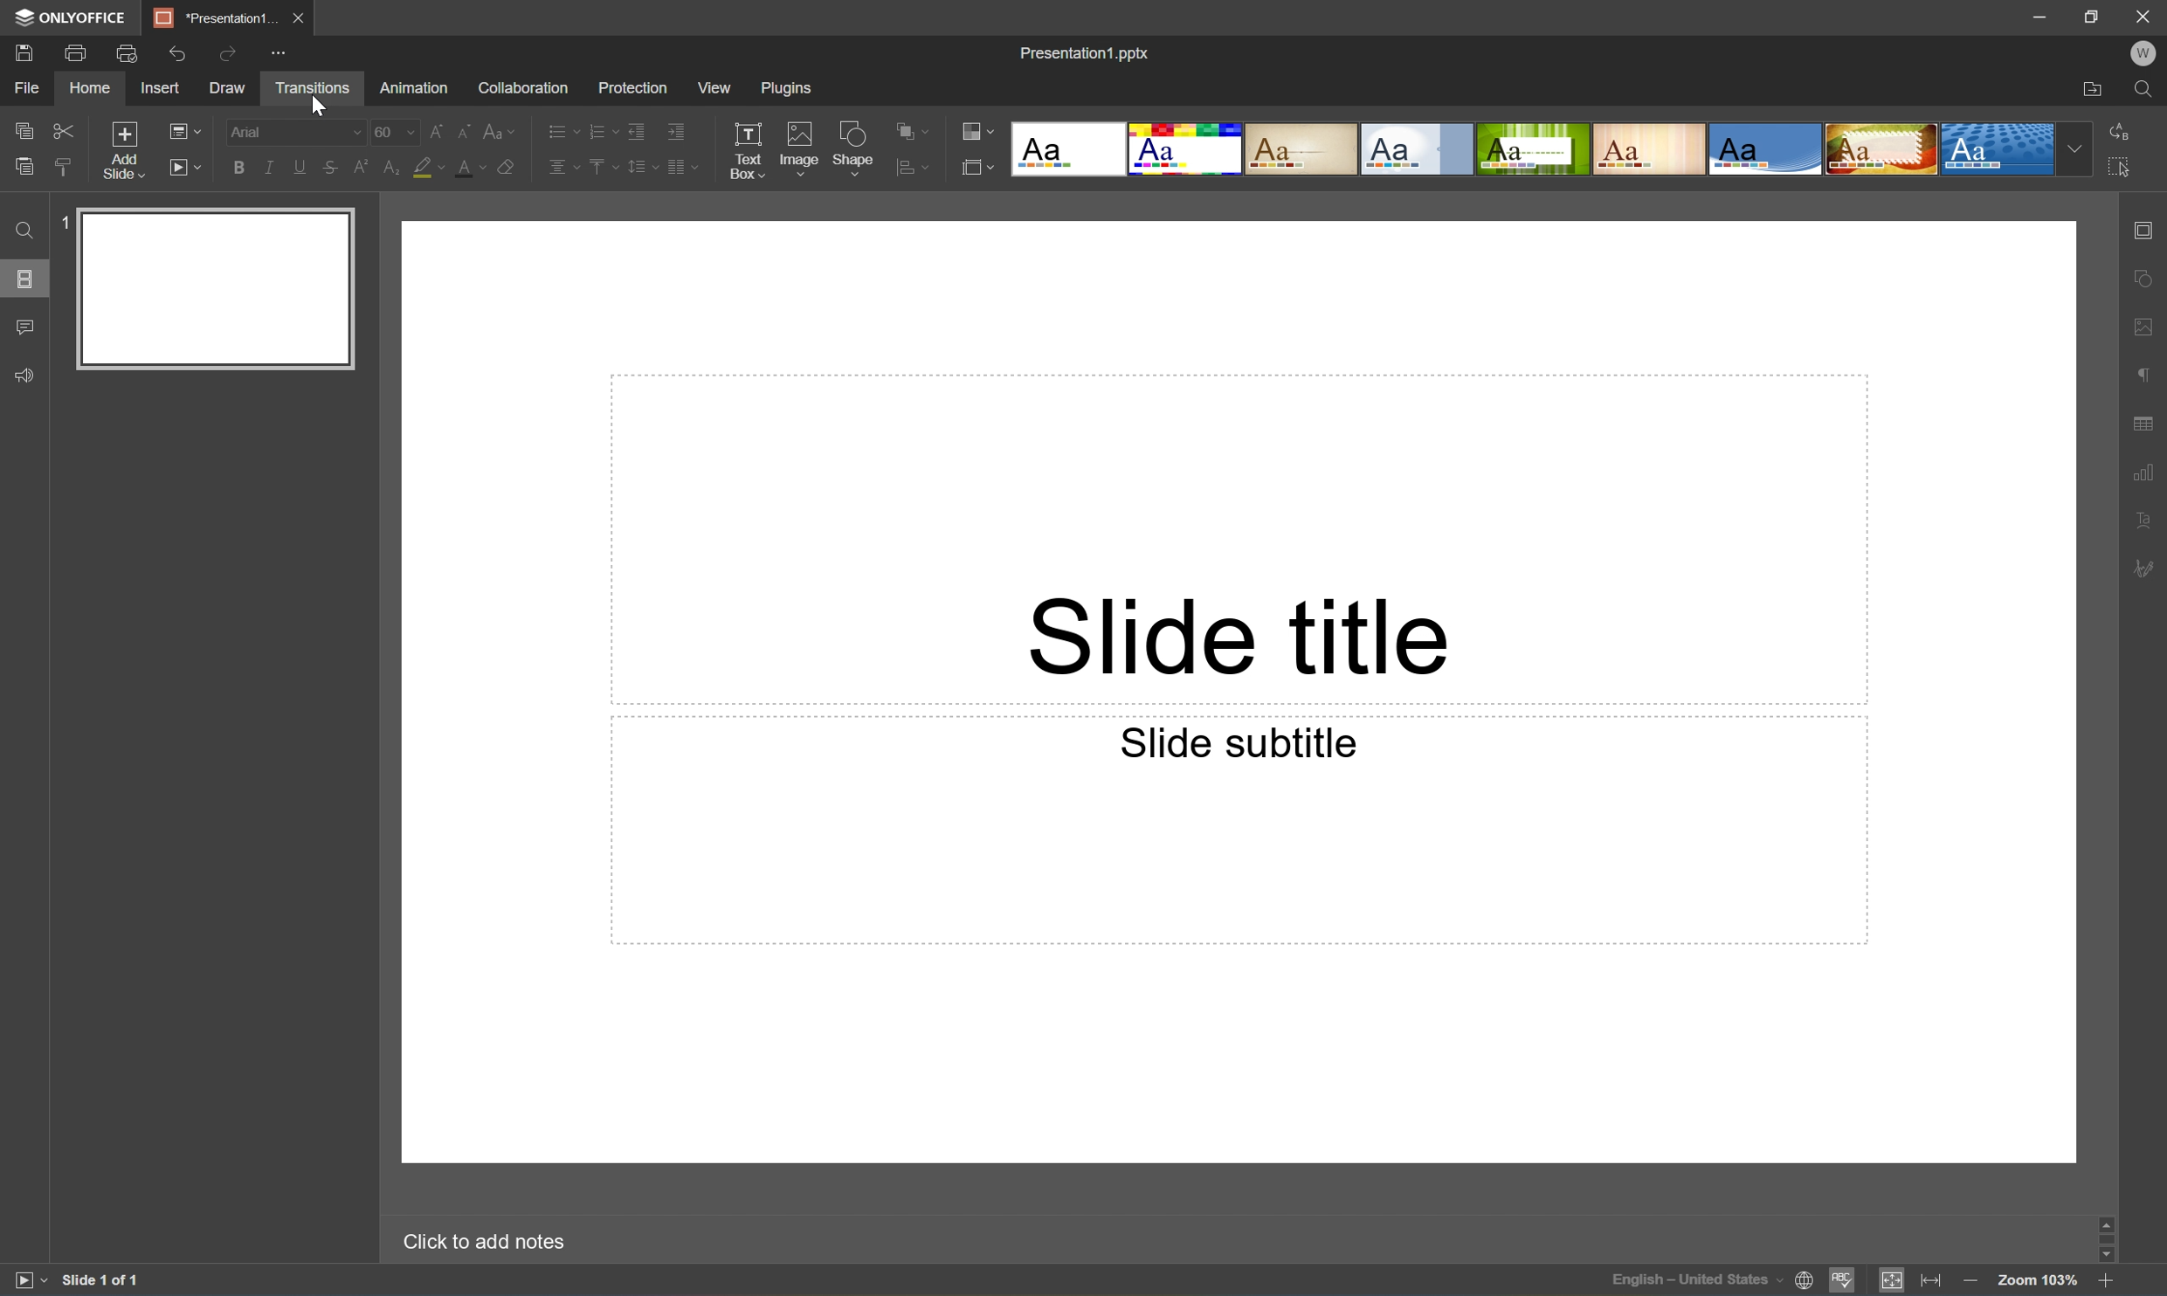 This screenshot has height=1296, width=2167. What do you see at coordinates (462, 128) in the screenshot?
I see `Decrement font size` at bounding box center [462, 128].